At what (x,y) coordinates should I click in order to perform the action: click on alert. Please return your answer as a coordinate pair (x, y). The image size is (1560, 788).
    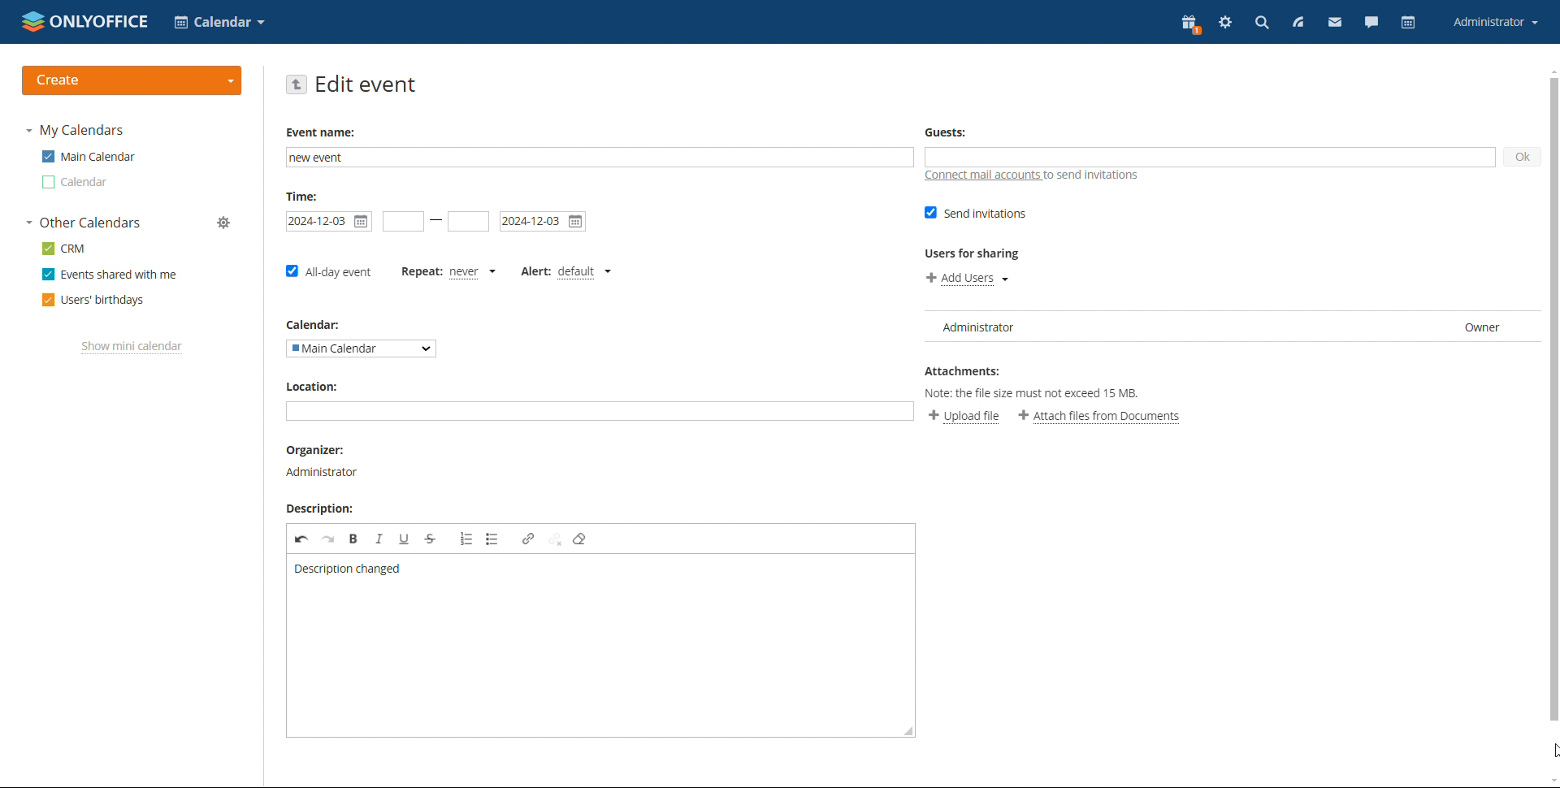
    Looking at the image, I should click on (534, 270).